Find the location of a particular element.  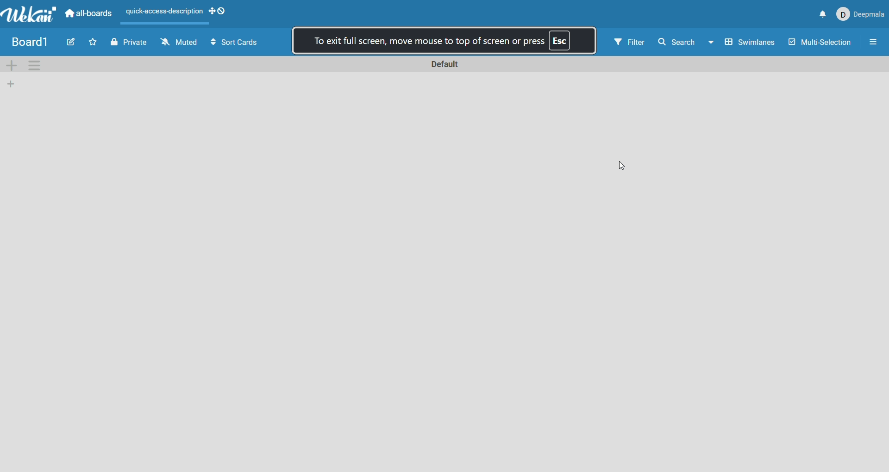

add list is located at coordinates (13, 84).